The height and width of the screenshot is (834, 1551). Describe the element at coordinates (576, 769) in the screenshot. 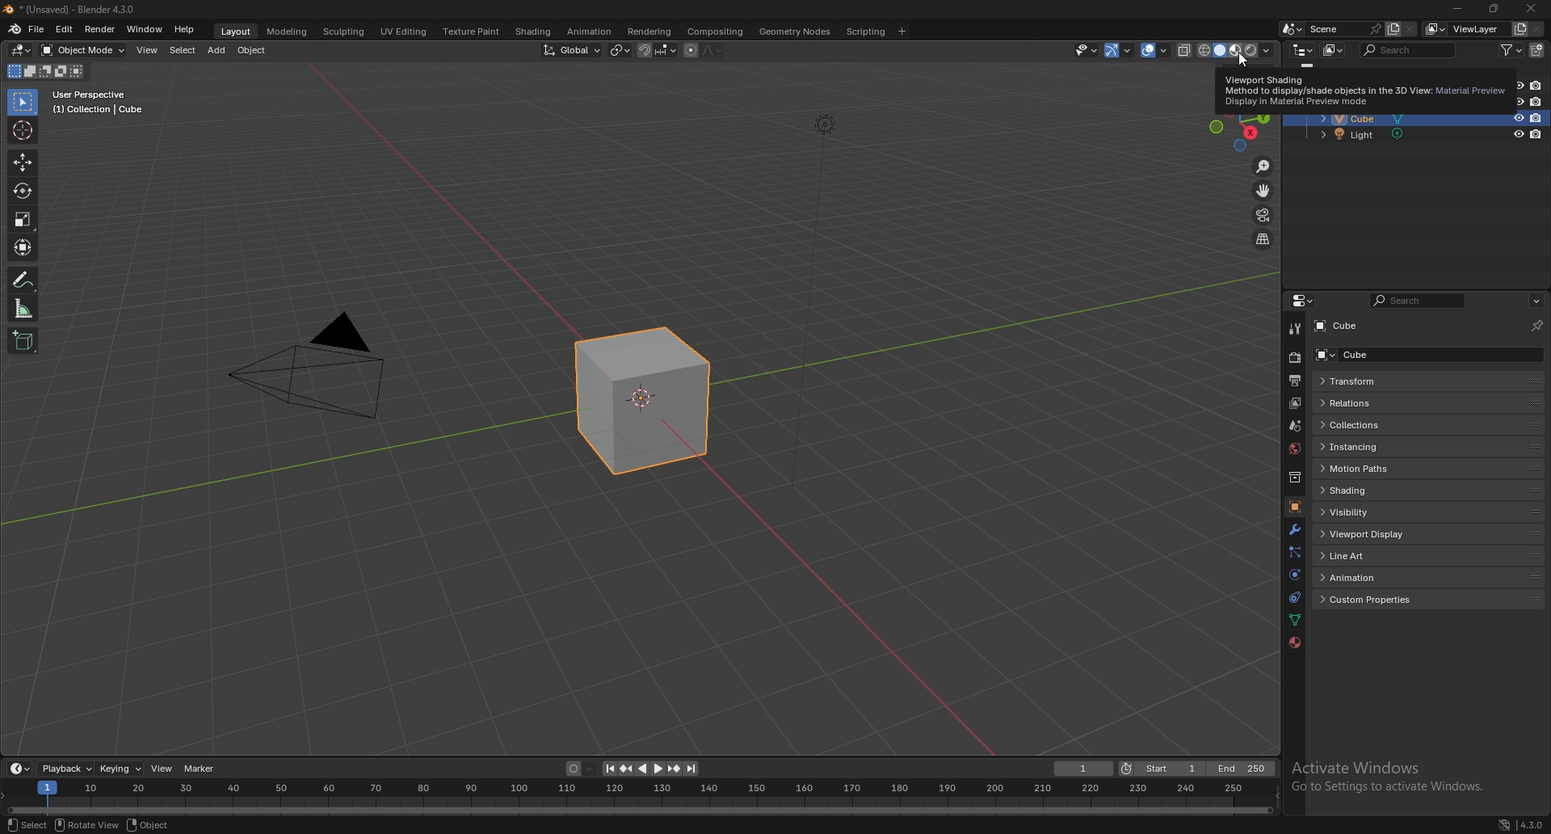

I see `auto keying` at that location.